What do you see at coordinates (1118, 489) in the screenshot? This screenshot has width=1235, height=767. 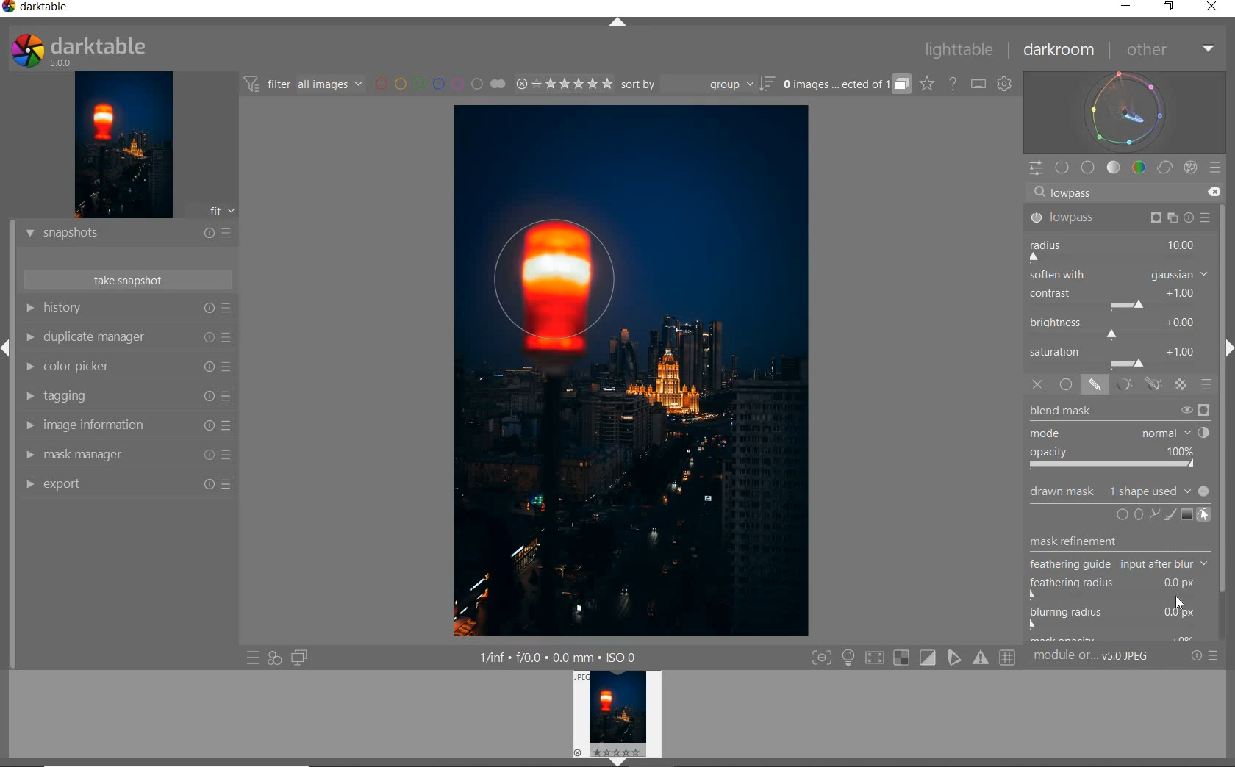 I see `DRAWN AMSK` at bounding box center [1118, 489].